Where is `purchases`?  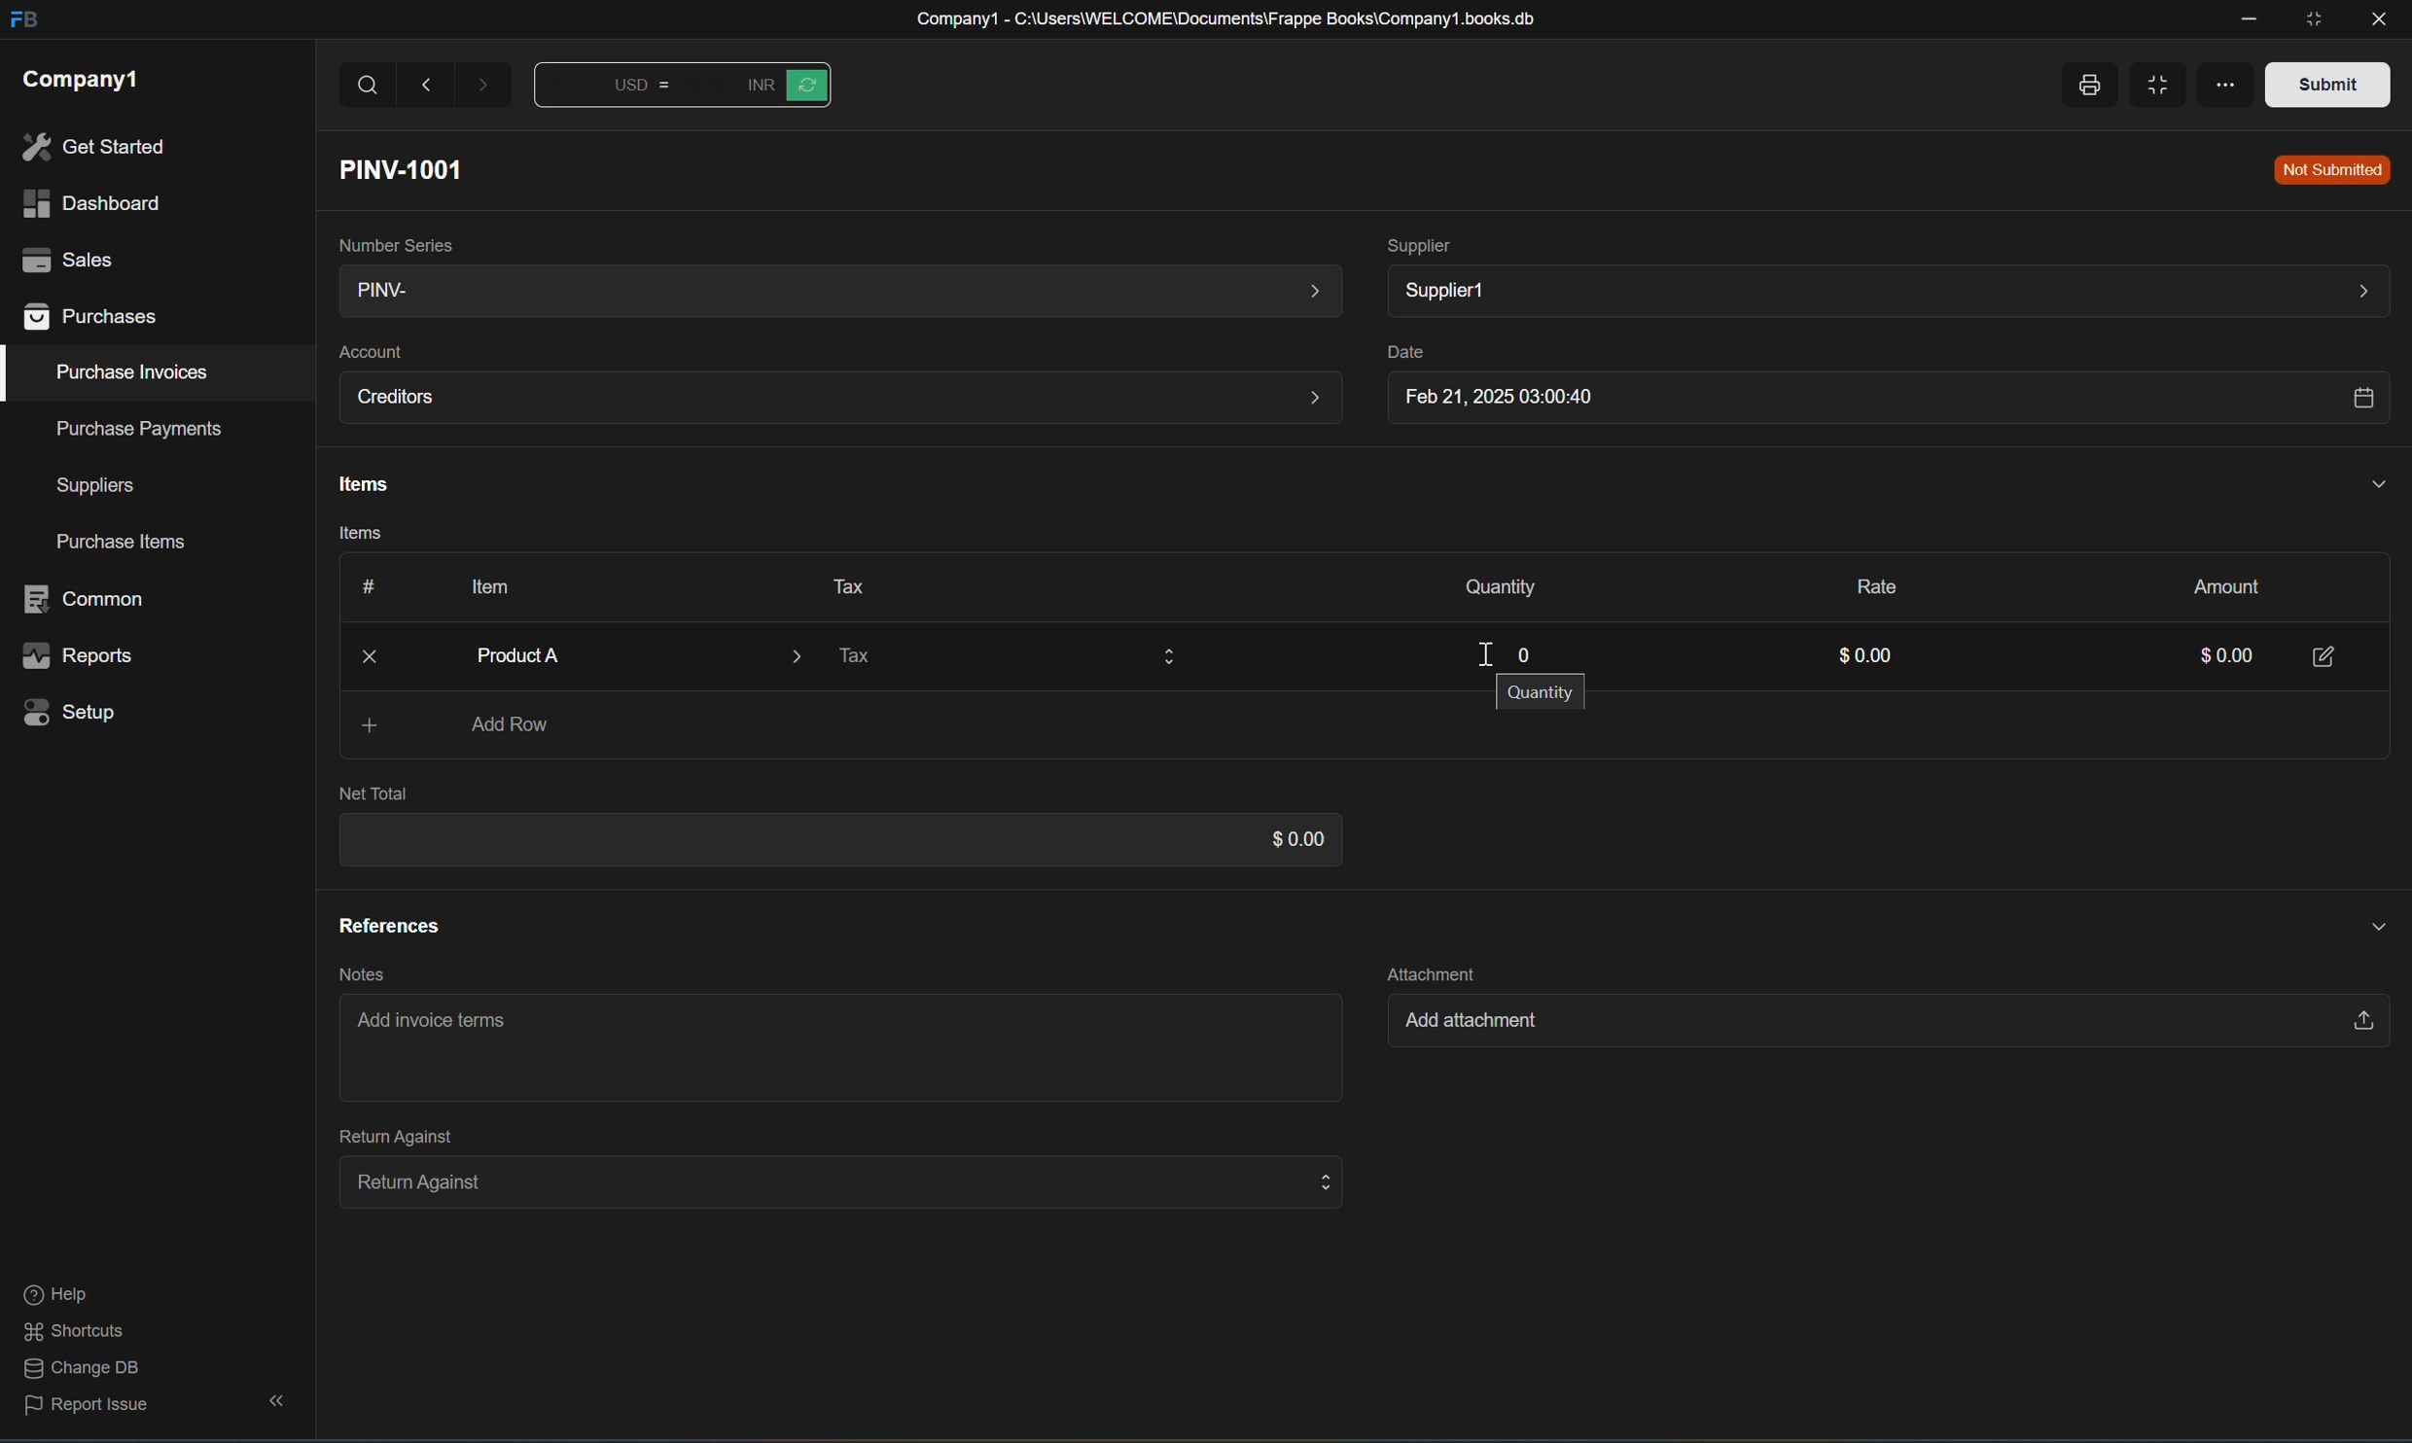
purchases is located at coordinates (93, 319).